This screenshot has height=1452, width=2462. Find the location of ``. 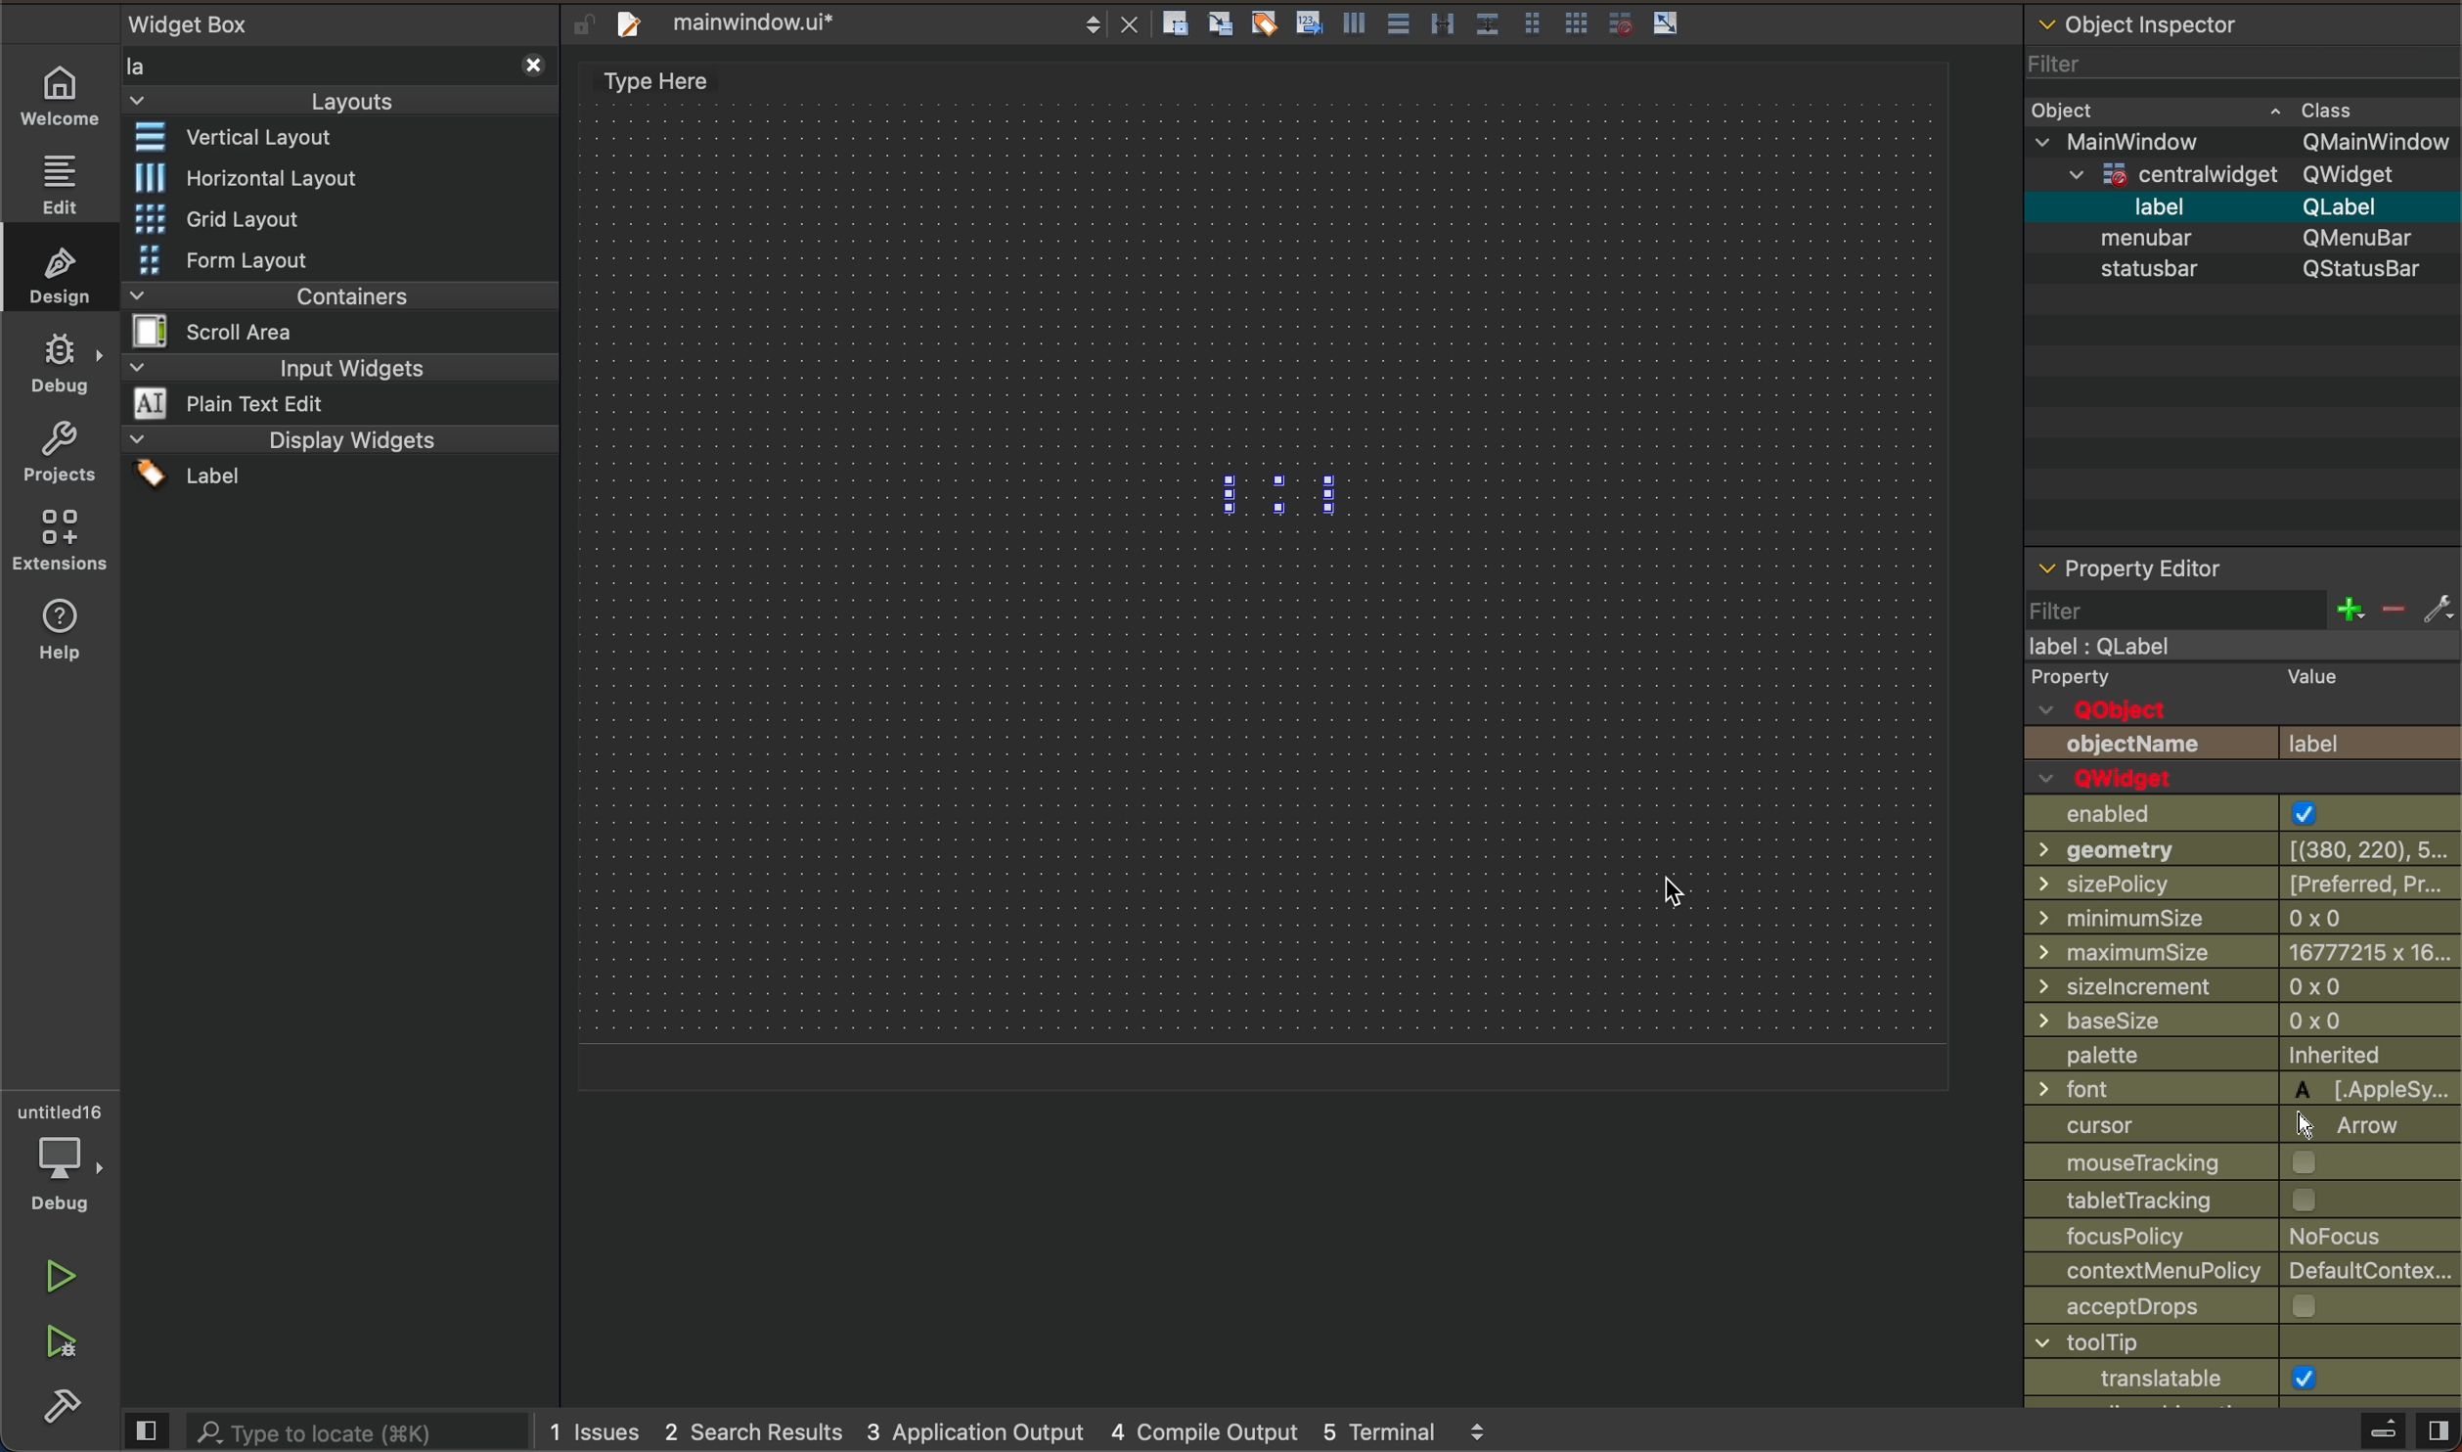

 is located at coordinates (2242, 1164).